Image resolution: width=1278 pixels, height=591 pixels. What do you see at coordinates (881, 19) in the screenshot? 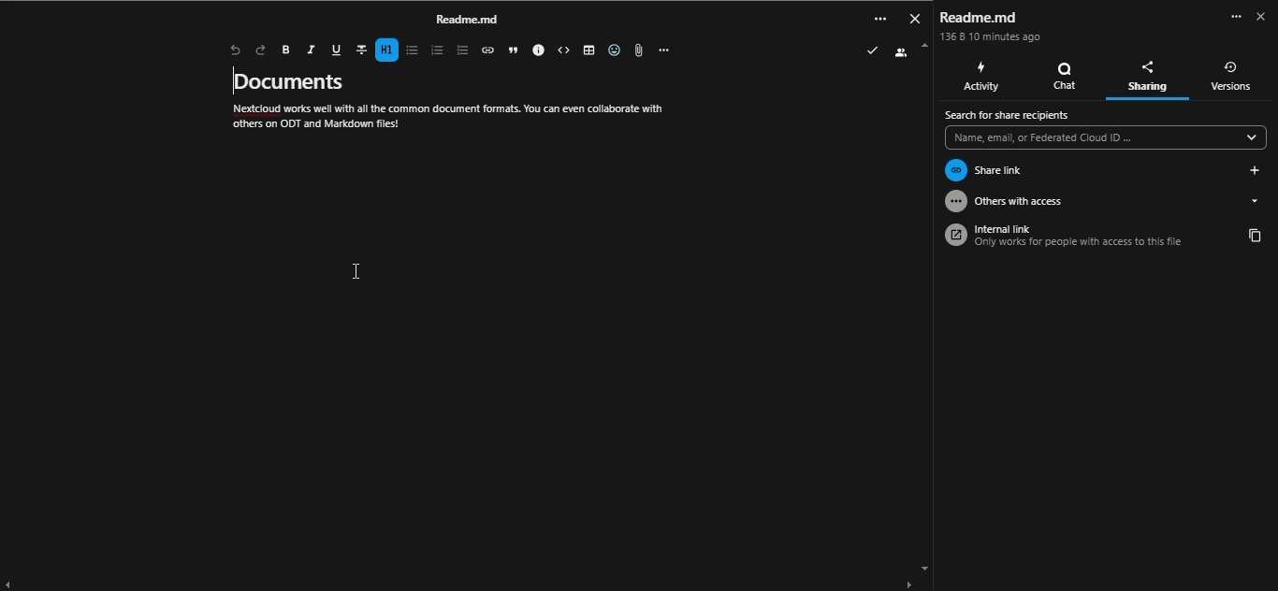
I see `more` at bounding box center [881, 19].